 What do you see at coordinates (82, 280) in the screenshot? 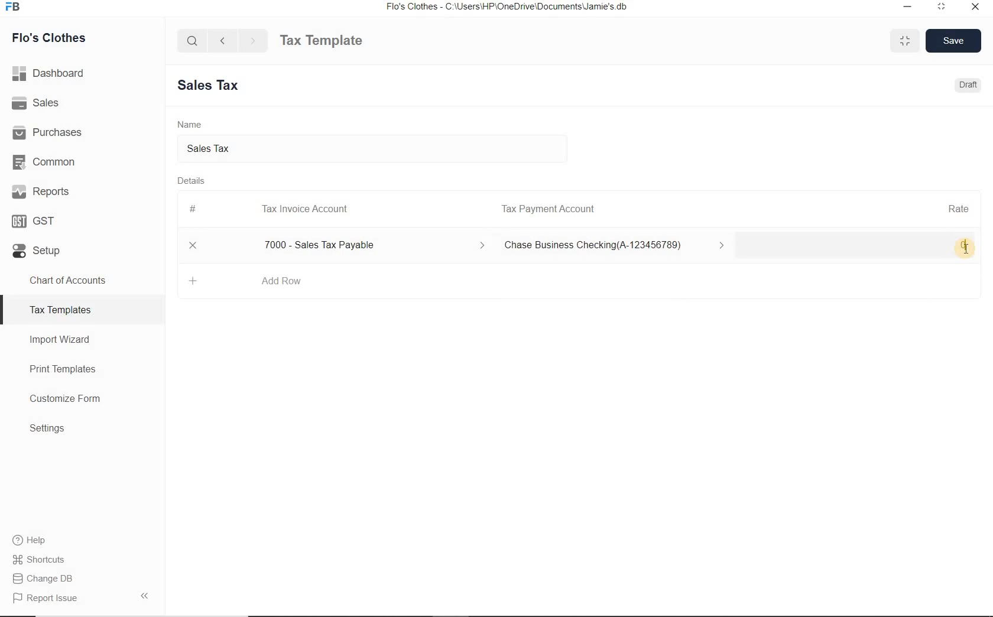
I see `Chart of Accounts` at bounding box center [82, 280].